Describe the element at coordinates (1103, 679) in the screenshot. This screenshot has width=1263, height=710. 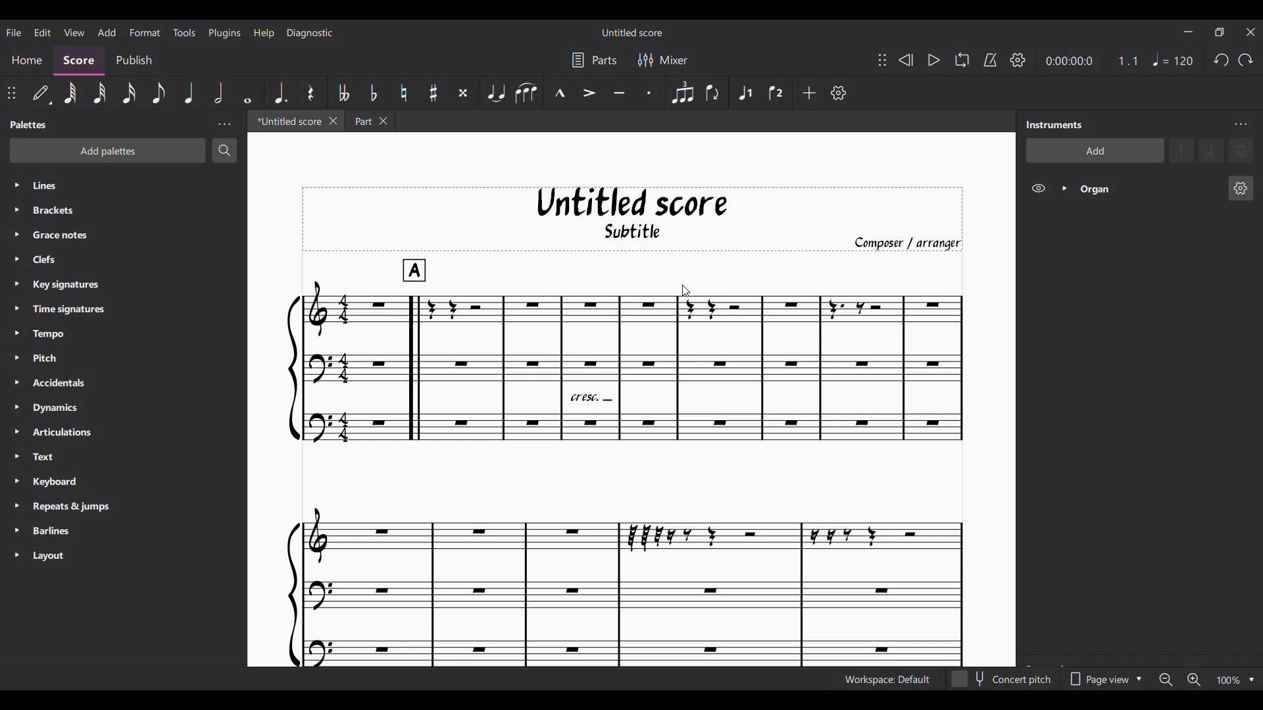
I see `Page view options` at that location.